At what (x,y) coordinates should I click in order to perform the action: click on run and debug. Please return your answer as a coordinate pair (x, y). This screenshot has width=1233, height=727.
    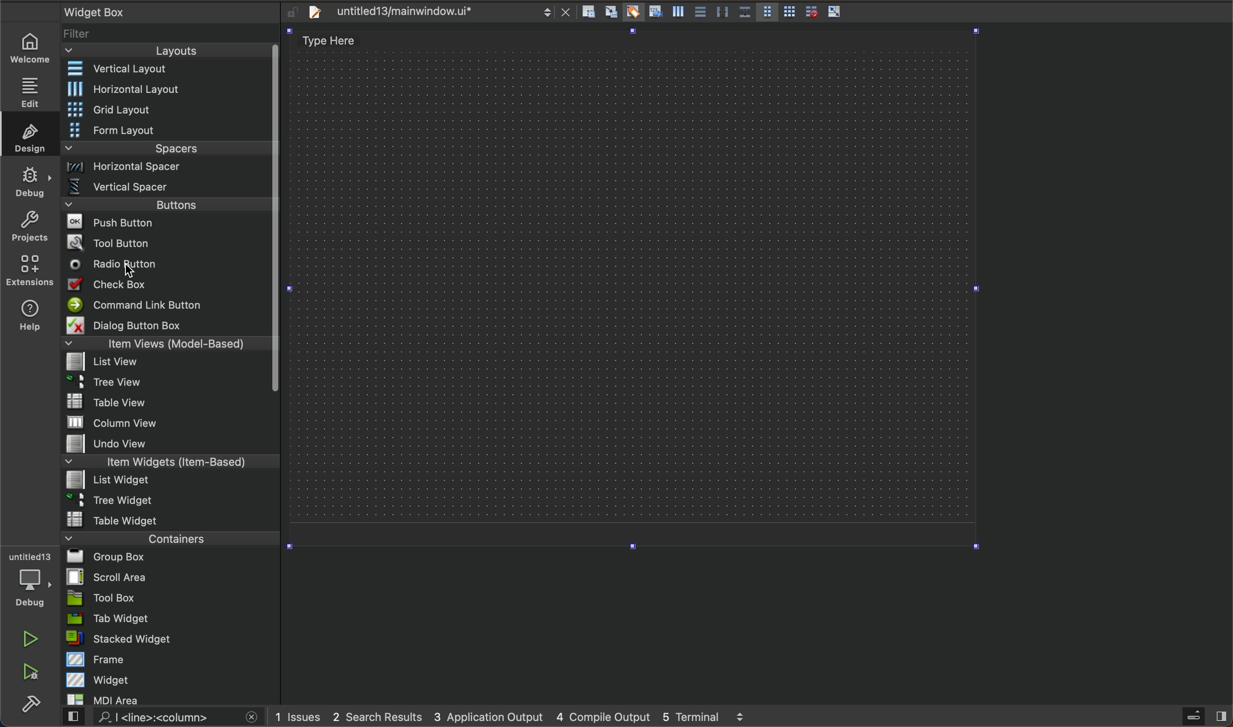
    Looking at the image, I should click on (32, 674).